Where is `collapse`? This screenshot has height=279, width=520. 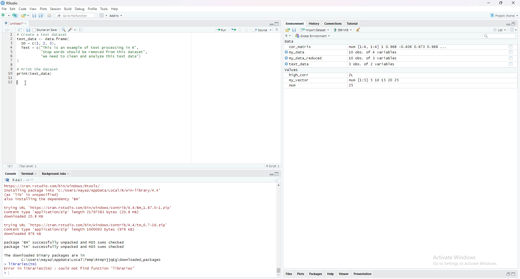
collapse is located at coordinates (515, 24).